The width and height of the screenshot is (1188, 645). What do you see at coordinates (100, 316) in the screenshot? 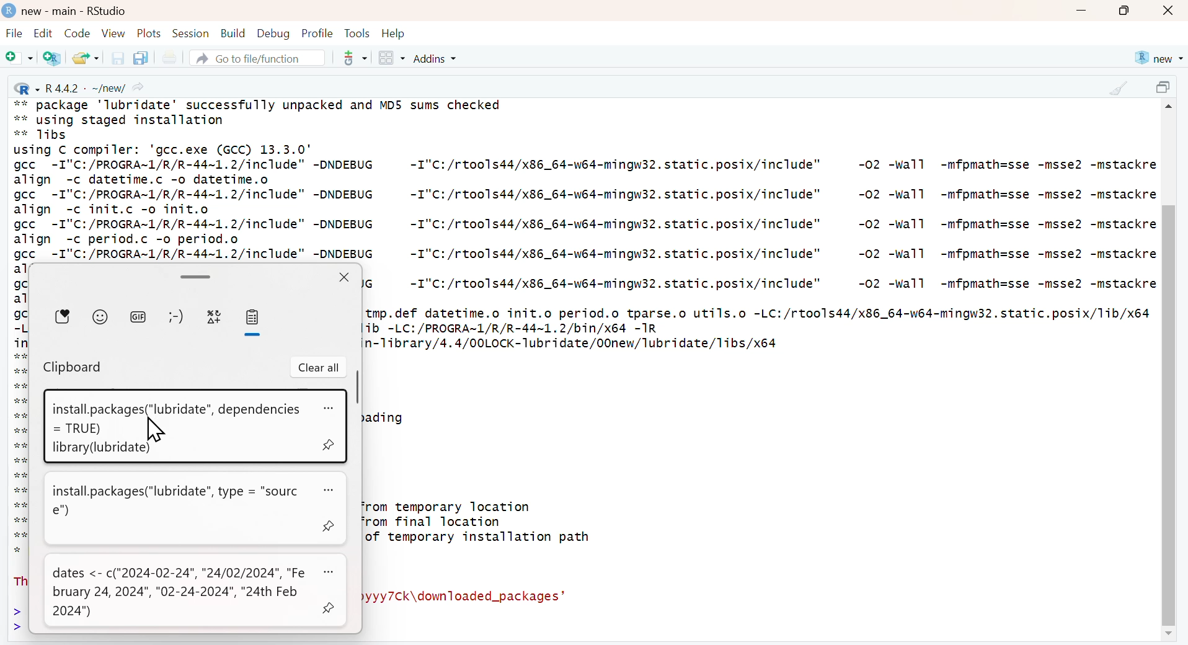
I see `Emoji` at bounding box center [100, 316].